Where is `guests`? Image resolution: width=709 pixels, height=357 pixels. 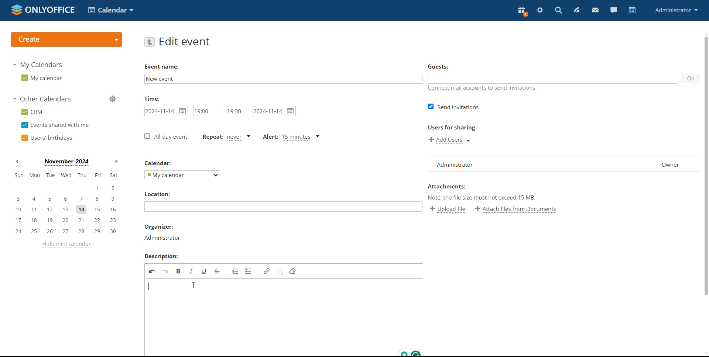 guests is located at coordinates (435, 66).